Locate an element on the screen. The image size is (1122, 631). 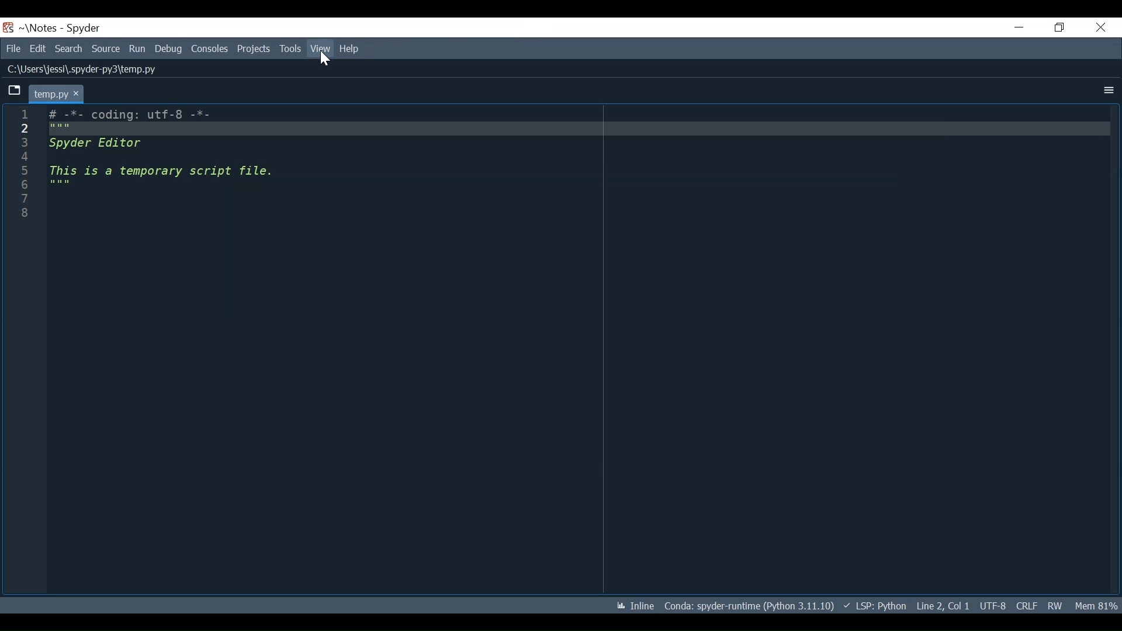
Help is located at coordinates (319, 49).